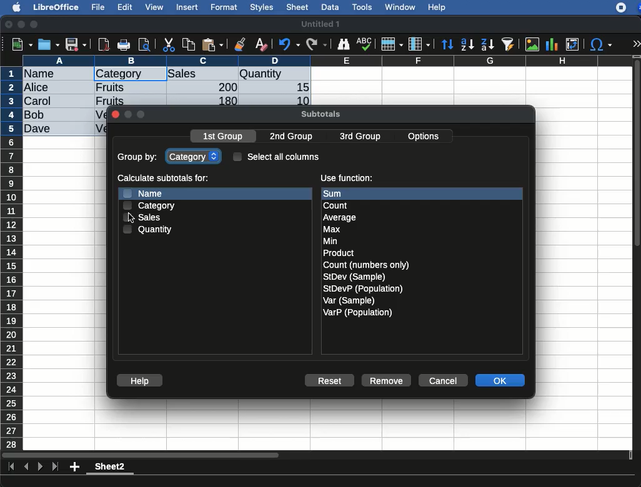 The image size is (641, 487). Describe the element at coordinates (223, 101) in the screenshot. I see `180` at that location.